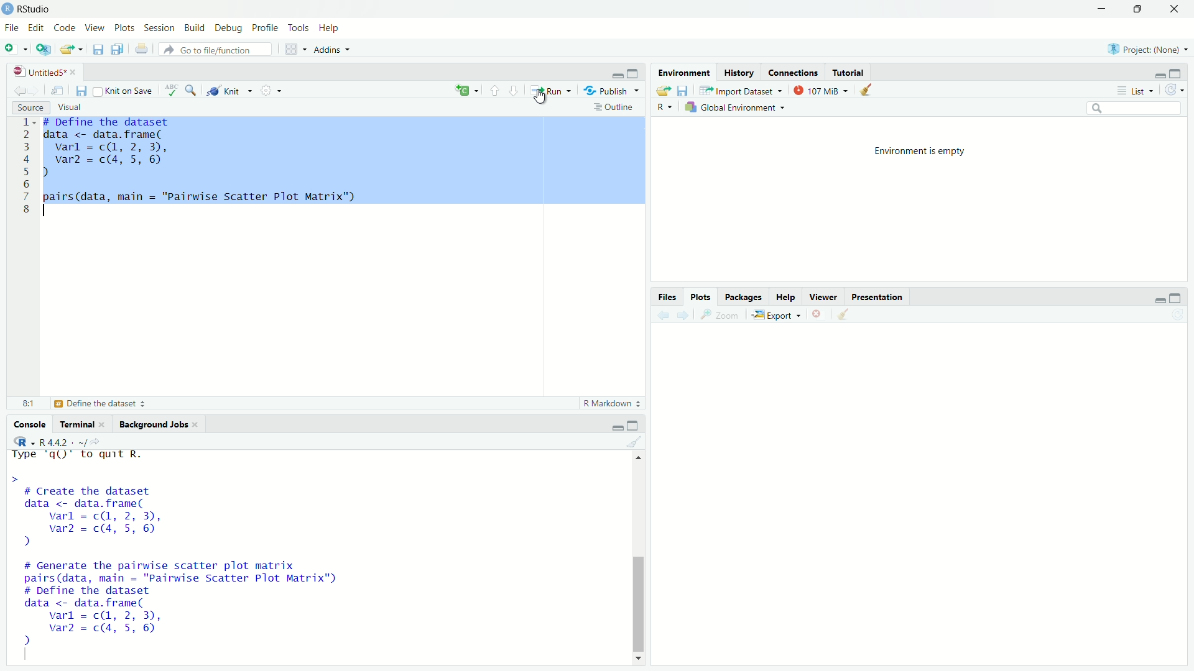 The image size is (1194, 671). Describe the element at coordinates (1176, 75) in the screenshot. I see `Maximize` at that location.